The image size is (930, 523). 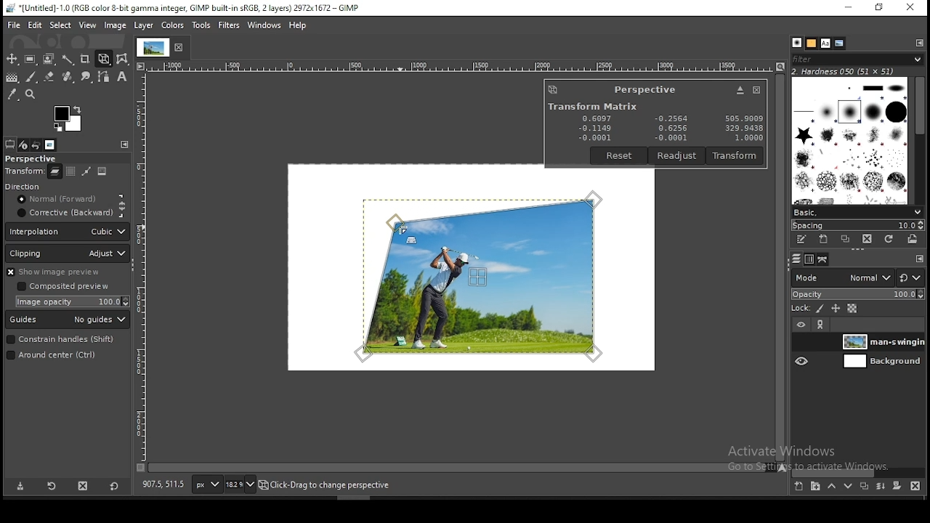 What do you see at coordinates (63, 201) in the screenshot?
I see `normal (forward)` at bounding box center [63, 201].